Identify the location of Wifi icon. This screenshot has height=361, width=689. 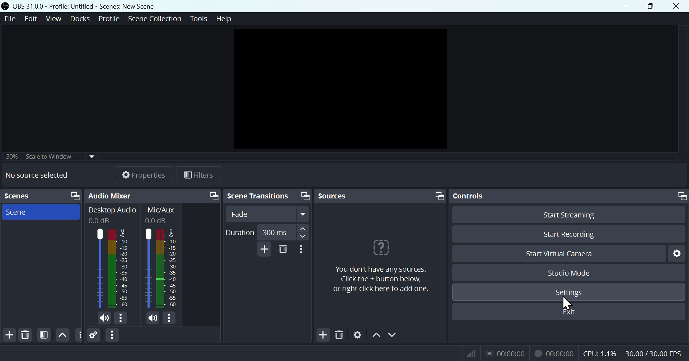
(473, 353).